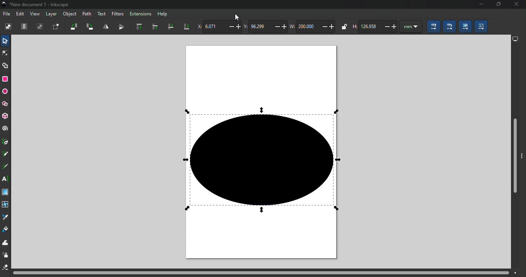  What do you see at coordinates (36, 13) in the screenshot?
I see `View` at bounding box center [36, 13].